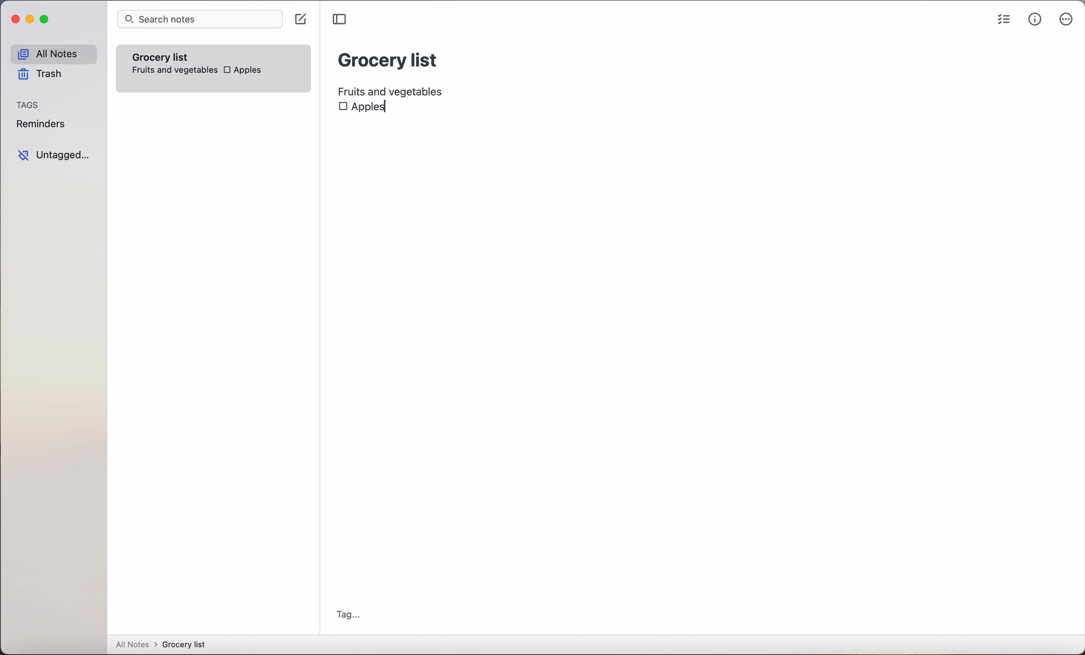 This screenshot has height=655, width=1085. Describe the element at coordinates (199, 20) in the screenshot. I see `search bar` at that location.